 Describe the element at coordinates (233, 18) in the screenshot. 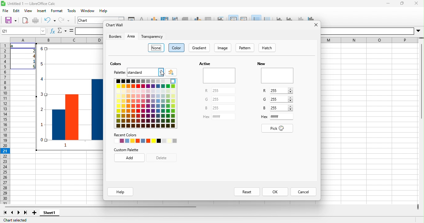

I see `legend on/off` at that location.